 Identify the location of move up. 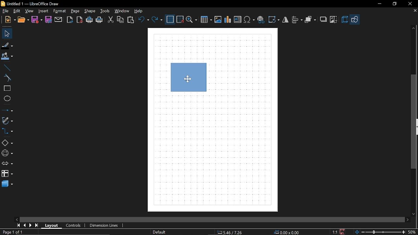
(412, 29).